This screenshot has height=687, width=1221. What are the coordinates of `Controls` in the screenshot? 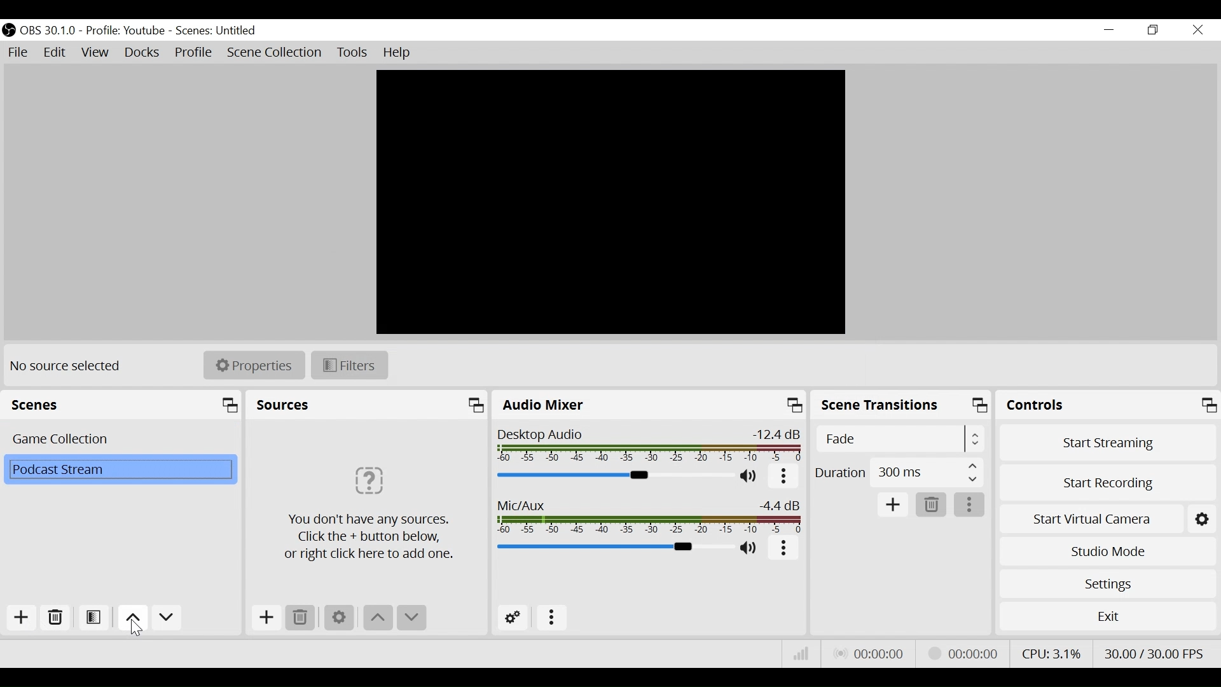 It's located at (1108, 405).